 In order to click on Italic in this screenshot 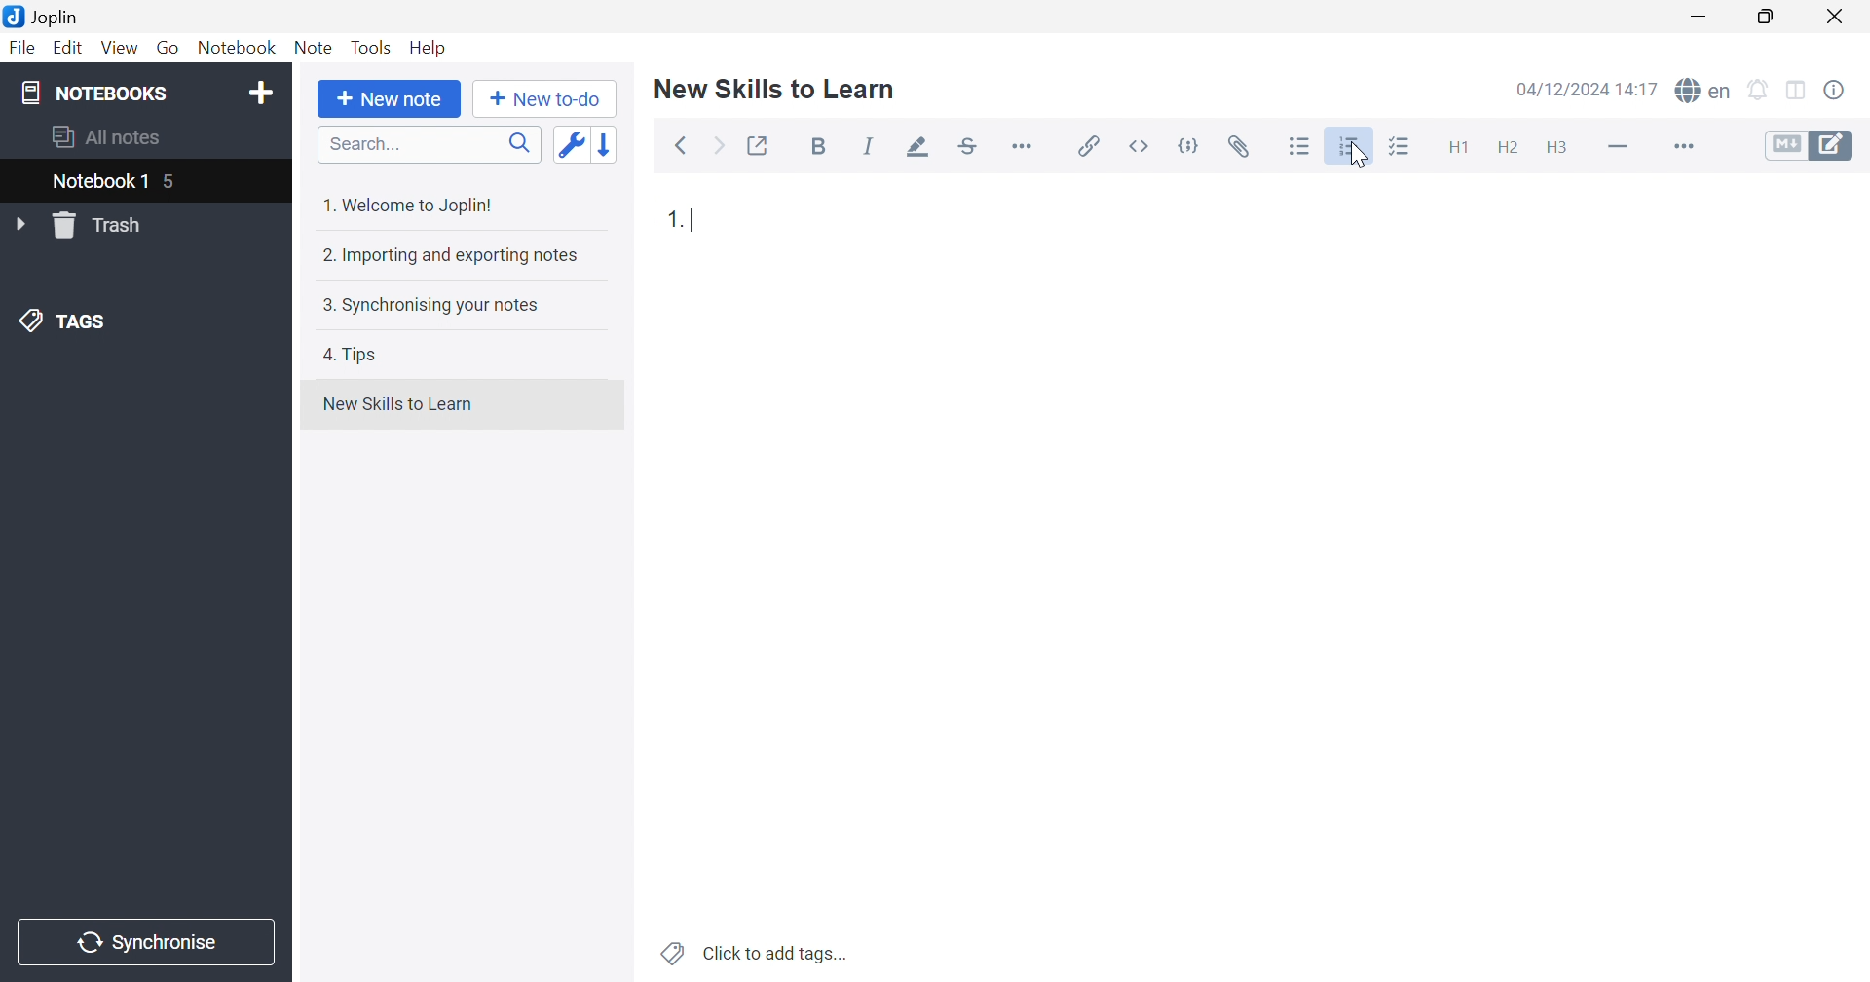, I will do `click(869, 146)`.